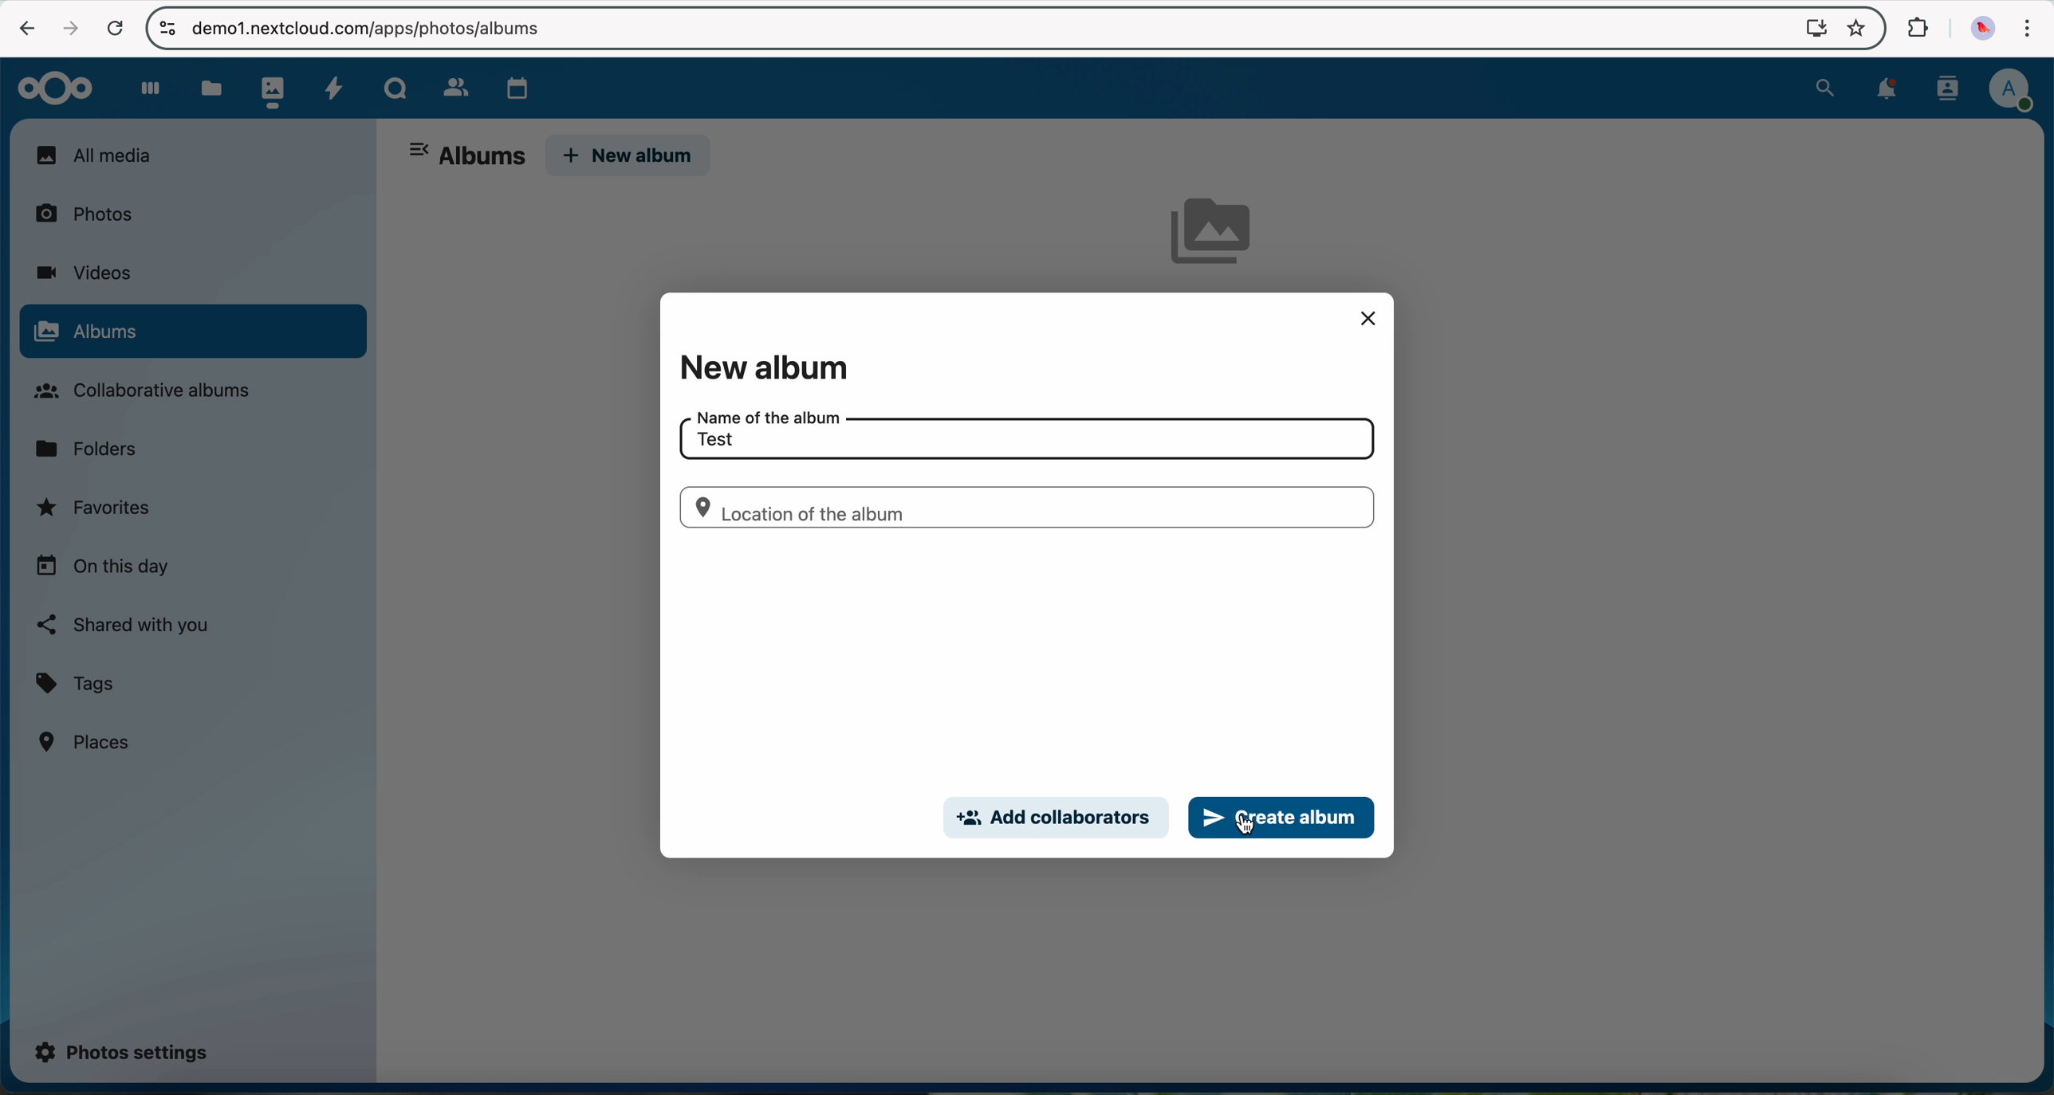 This screenshot has height=1095, width=2054. What do you see at coordinates (269, 88) in the screenshot?
I see `photos` at bounding box center [269, 88].